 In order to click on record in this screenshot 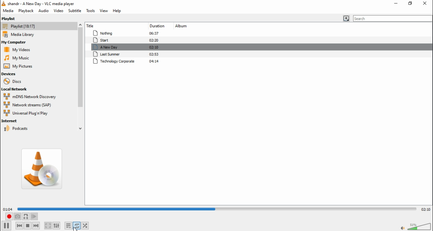, I will do `click(9, 217)`.